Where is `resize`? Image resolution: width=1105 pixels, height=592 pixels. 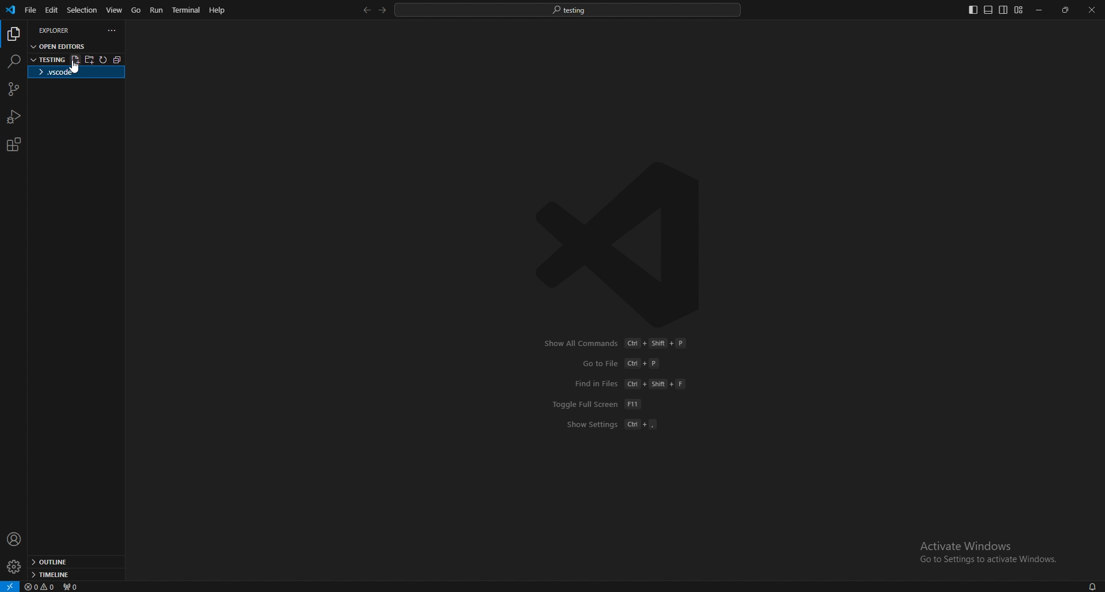
resize is located at coordinates (1066, 10).